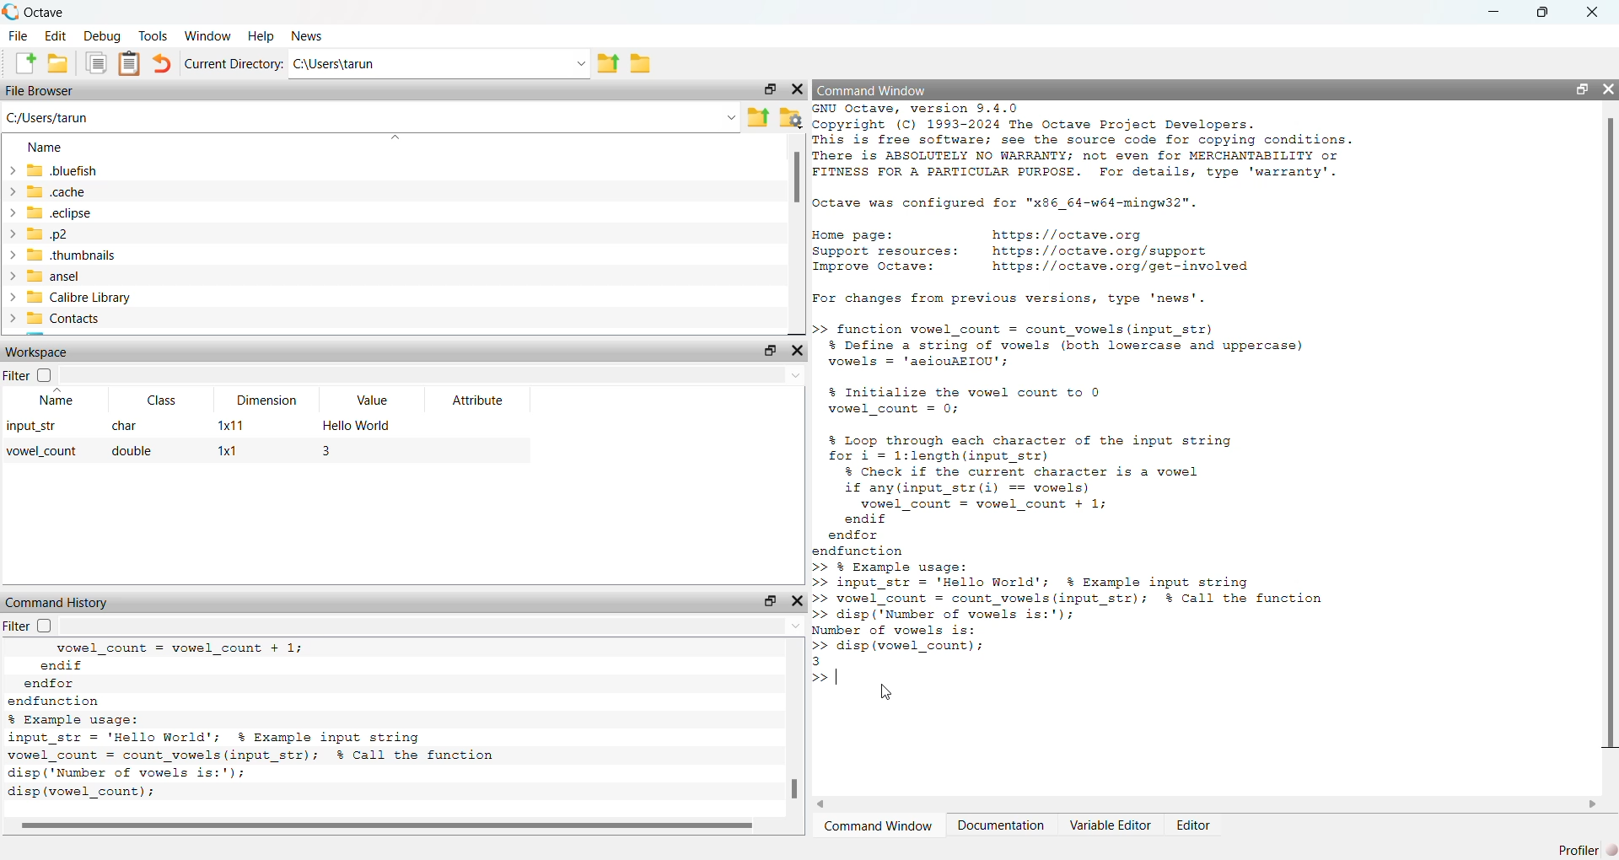 The height and width of the screenshot is (860, 1619). What do you see at coordinates (80, 297) in the screenshot?
I see `Calibre Library` at bounding box center [80, 297].